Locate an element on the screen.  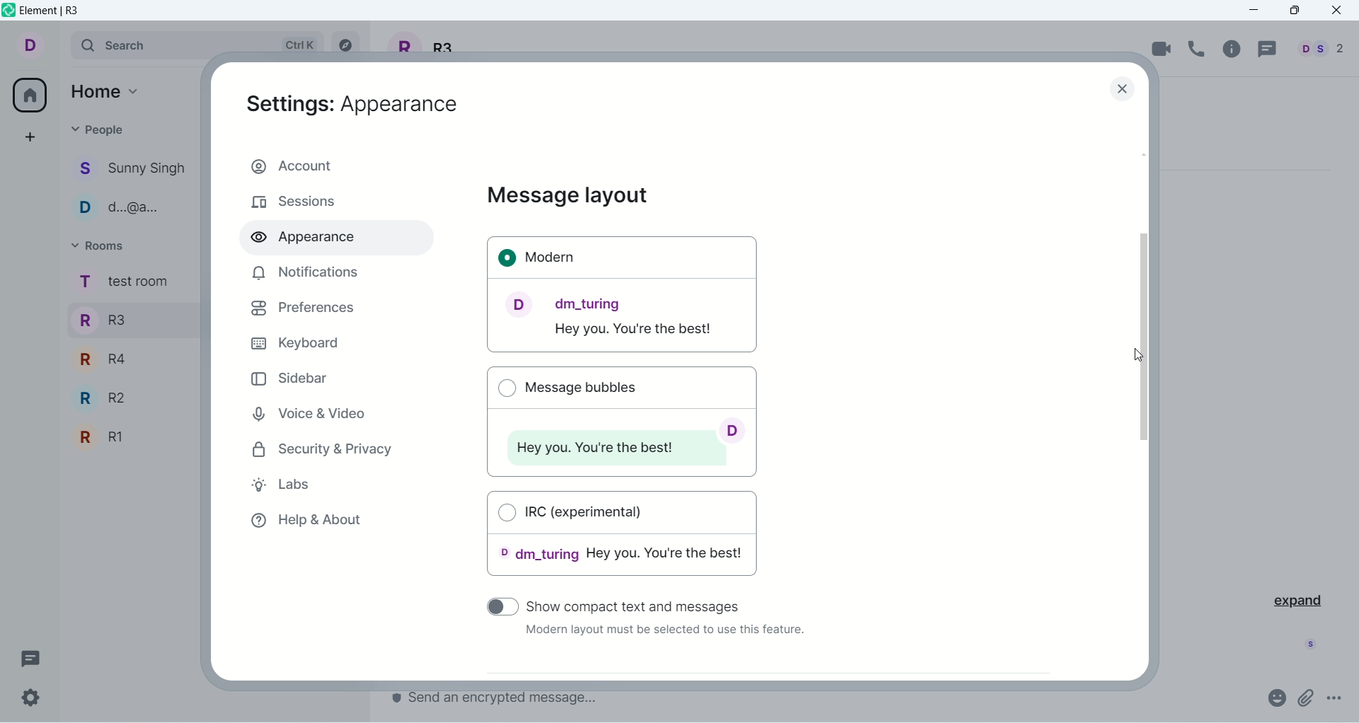
keyboard is located at coordinates (294, 342).